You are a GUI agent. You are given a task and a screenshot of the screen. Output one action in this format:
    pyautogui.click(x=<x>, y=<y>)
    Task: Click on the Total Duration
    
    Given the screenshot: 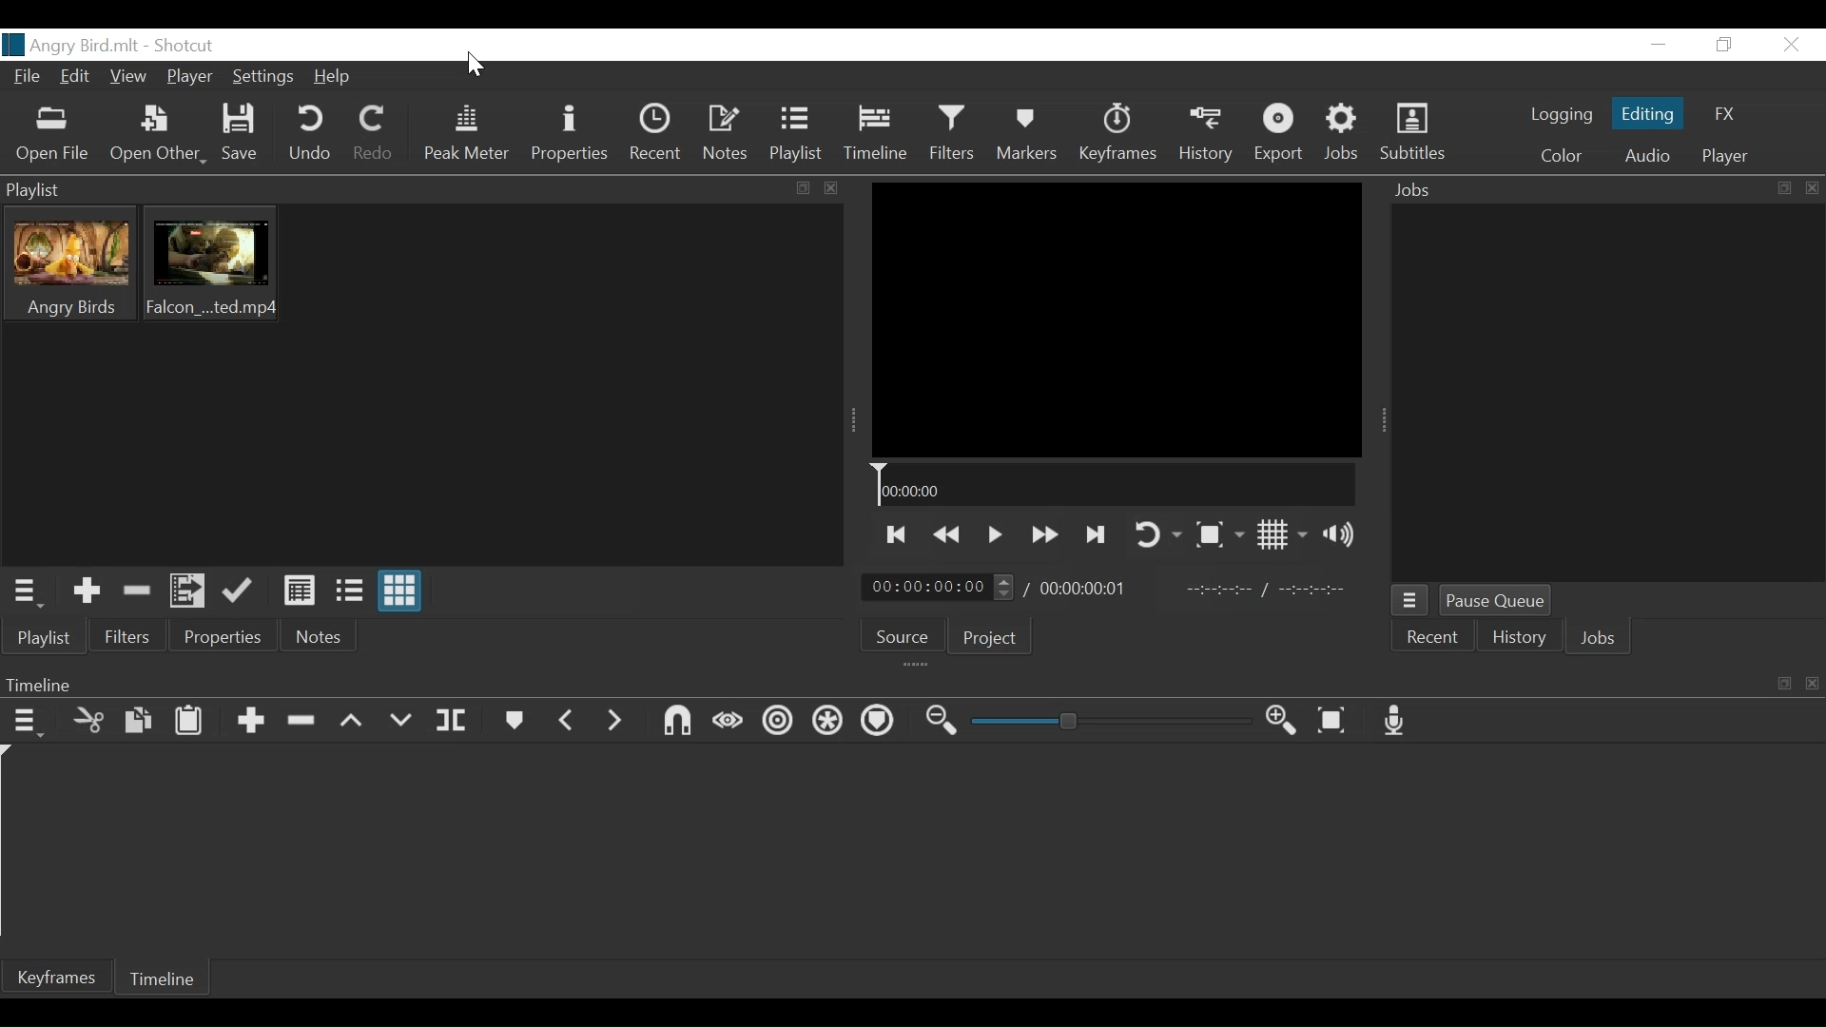 What is the action you would take?
    pyautogui.click(x=1095, y=589)
    